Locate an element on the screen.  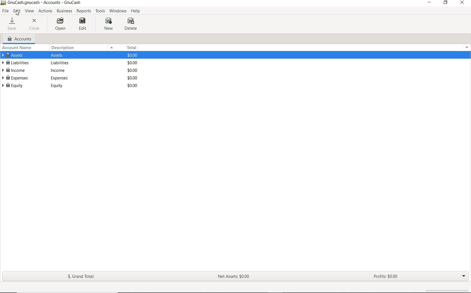
TOOLS is located at coordinates (101, 11).